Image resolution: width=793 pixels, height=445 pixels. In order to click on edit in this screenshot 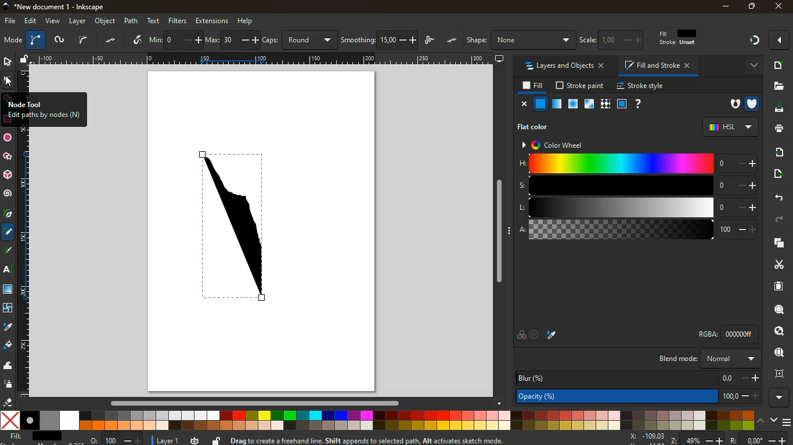, I will do `click(615, 40)`.